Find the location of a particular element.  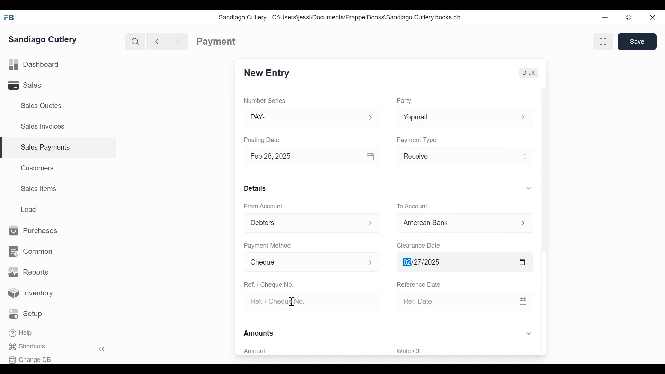

PAY- is located at coordinates (304, 118).